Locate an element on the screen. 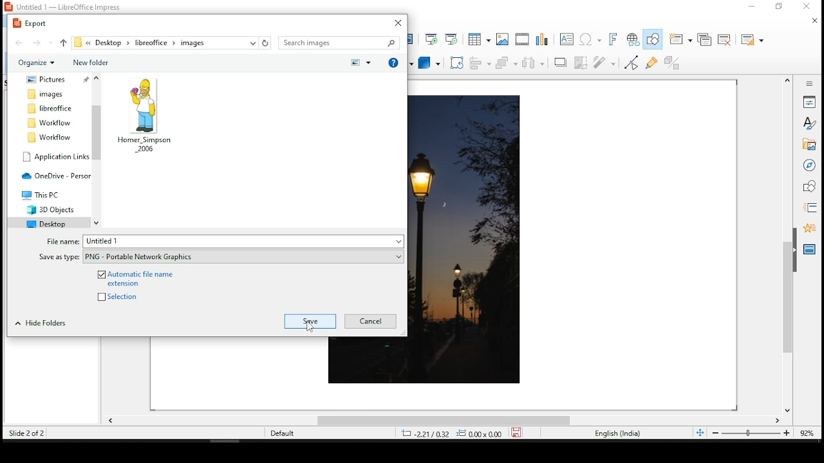 The height and width of the screenshot is (463, 824). styles is located at coordinates (808, 123).